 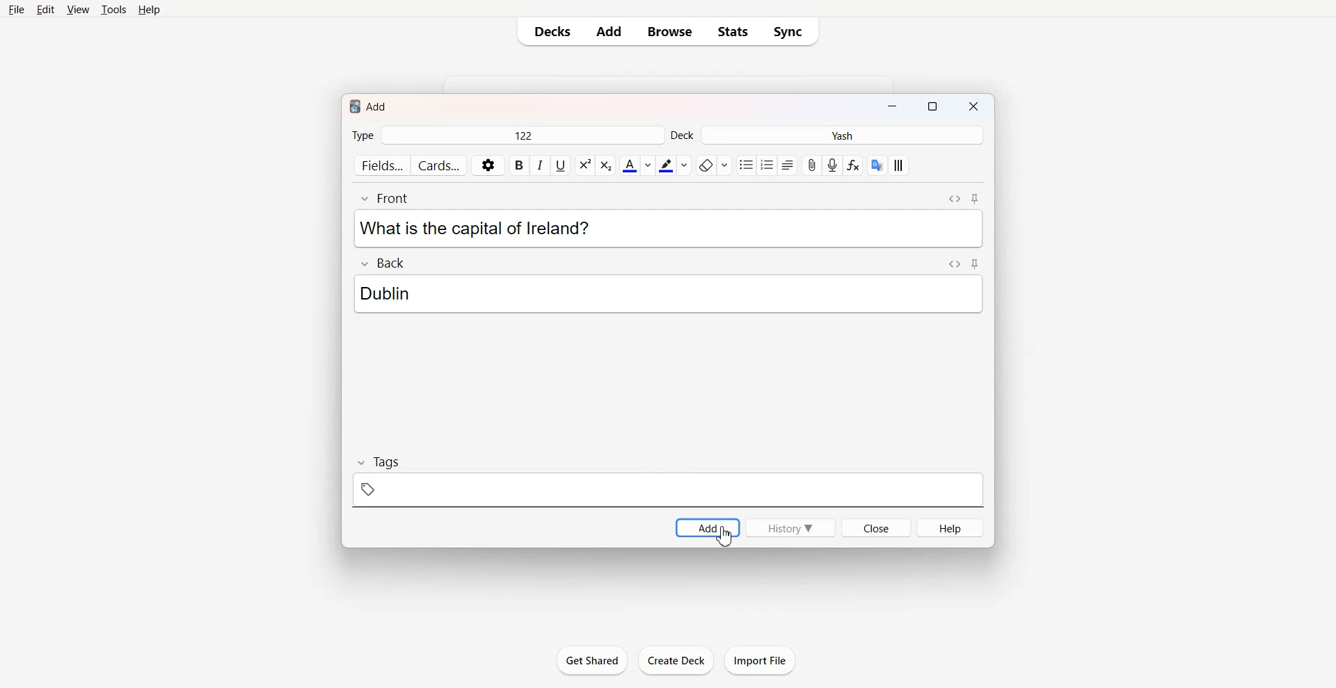 I want to click on Close, so click(x=876, y=527).